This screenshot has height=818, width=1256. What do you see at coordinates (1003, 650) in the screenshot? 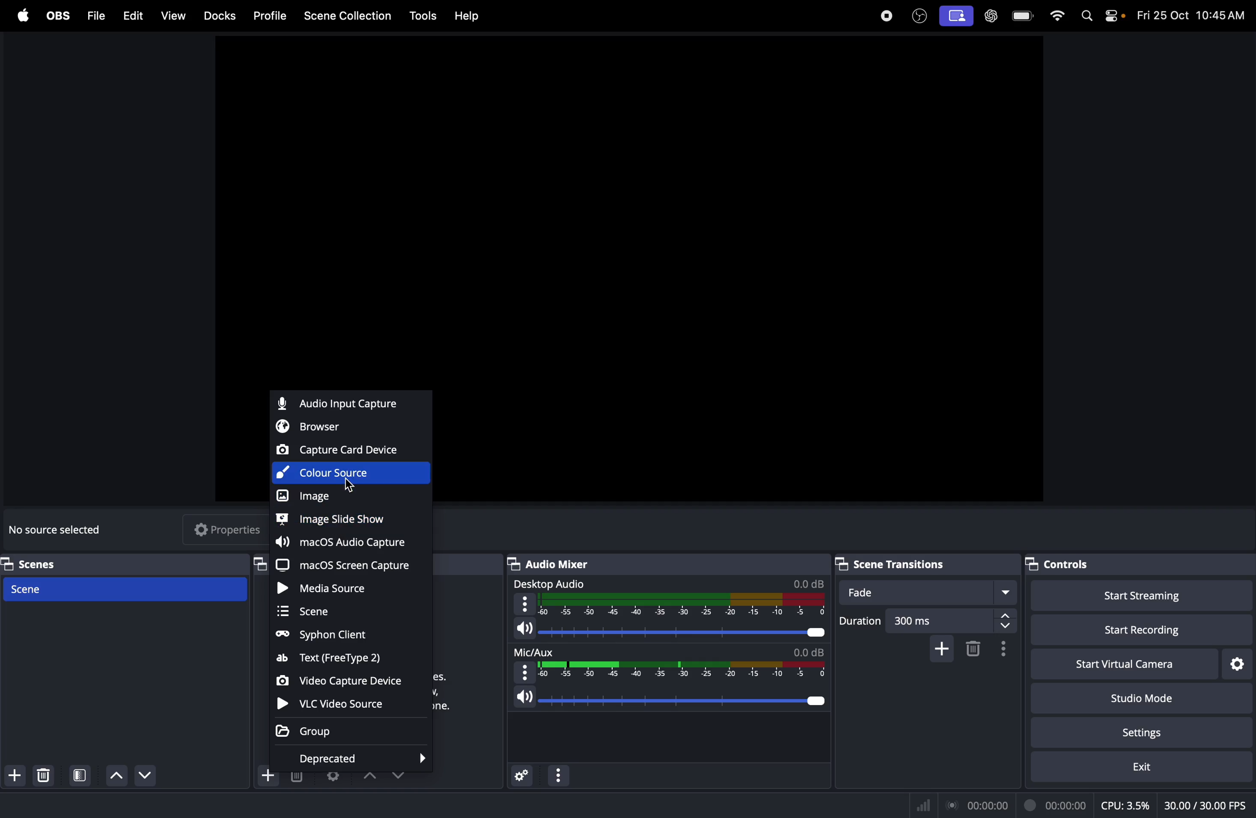
I see `transition properties` at bounding box center [1003, 650].